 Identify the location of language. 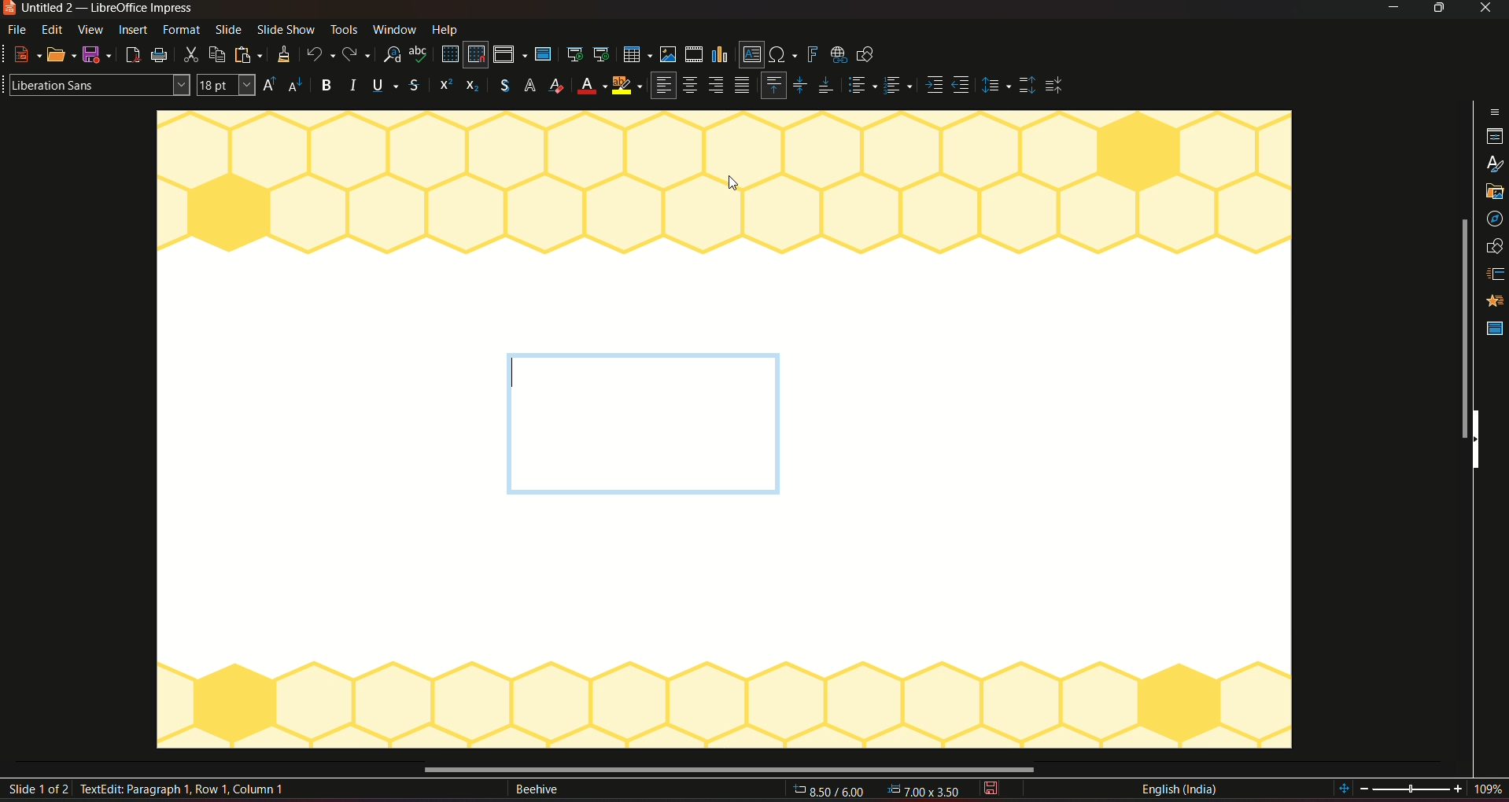
(1179, 789).